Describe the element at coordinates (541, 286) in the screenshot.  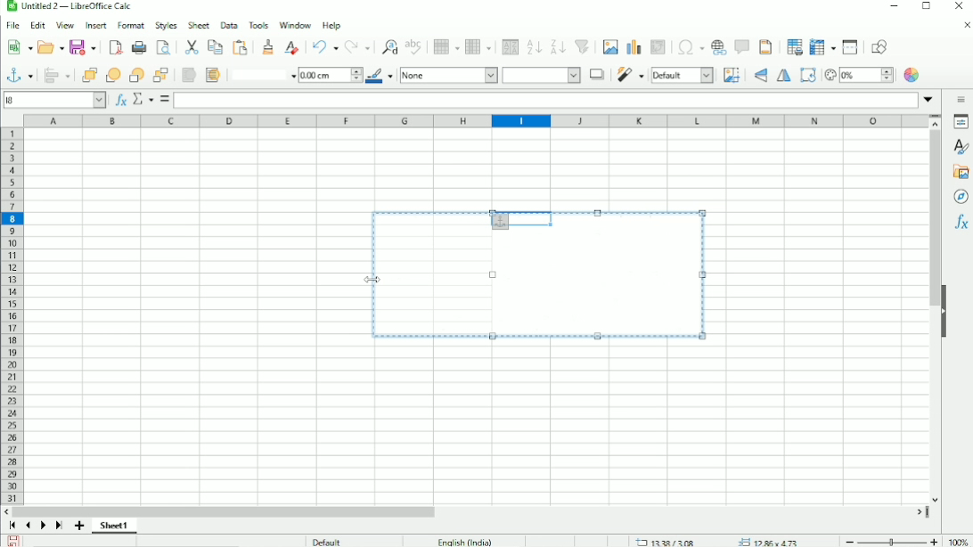
I see `Image Resized` at that location.